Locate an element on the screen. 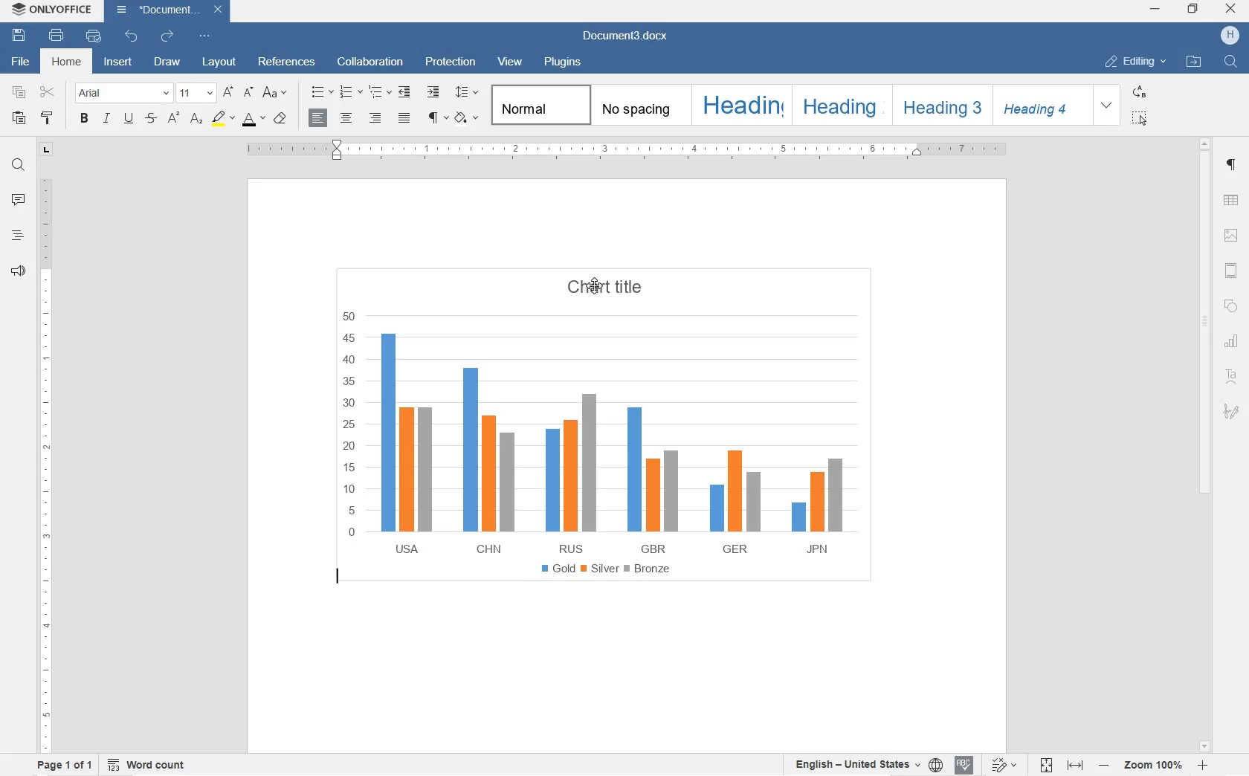  PLUGINS is located at coordinates (561, 62).